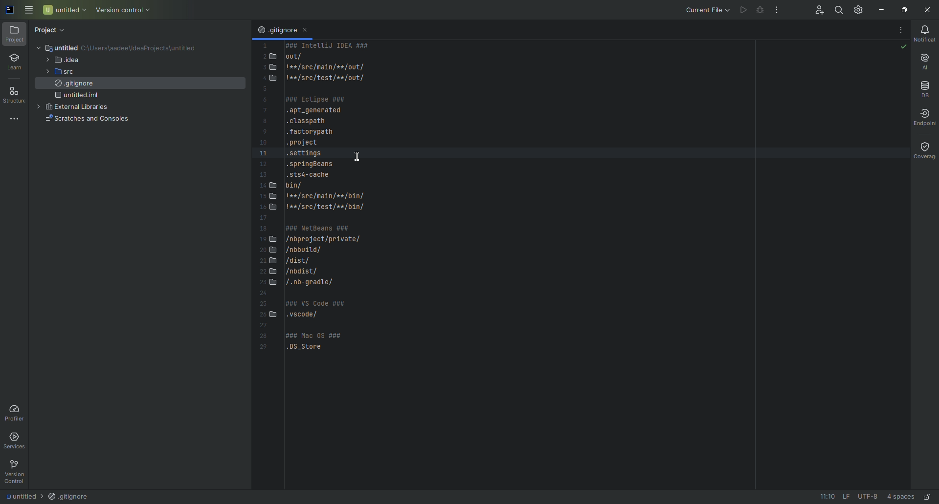  I want to click on gitignore, so click(74, 85).